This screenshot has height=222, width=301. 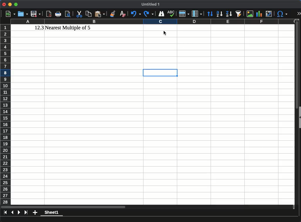 I want to click on untitled 1, so click(x=150, y=4).